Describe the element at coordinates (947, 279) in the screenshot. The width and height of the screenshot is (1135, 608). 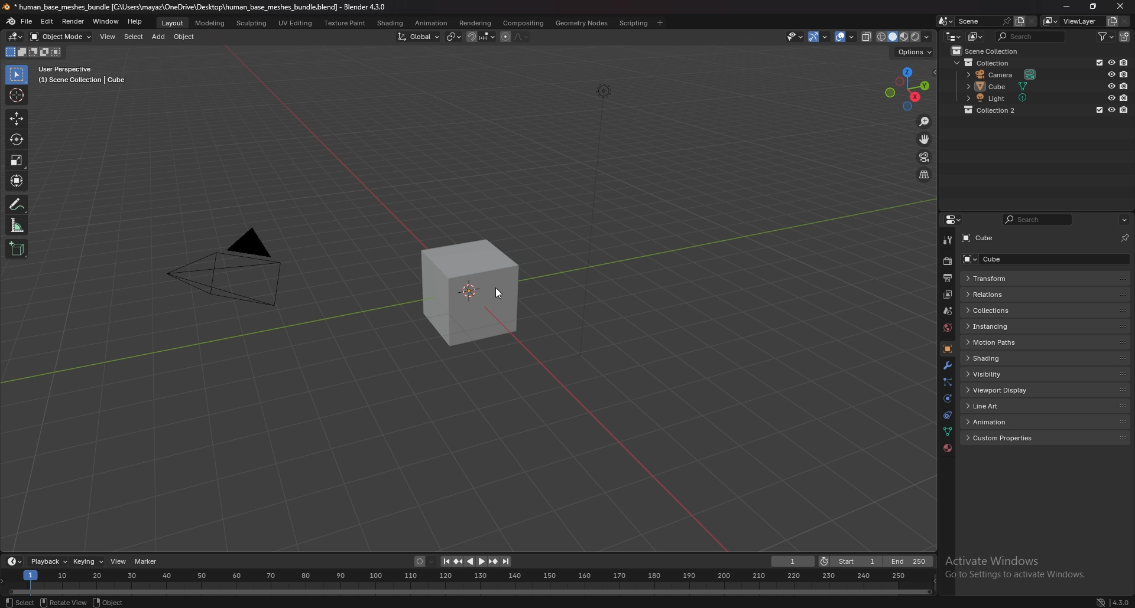
I see `output` at that location.